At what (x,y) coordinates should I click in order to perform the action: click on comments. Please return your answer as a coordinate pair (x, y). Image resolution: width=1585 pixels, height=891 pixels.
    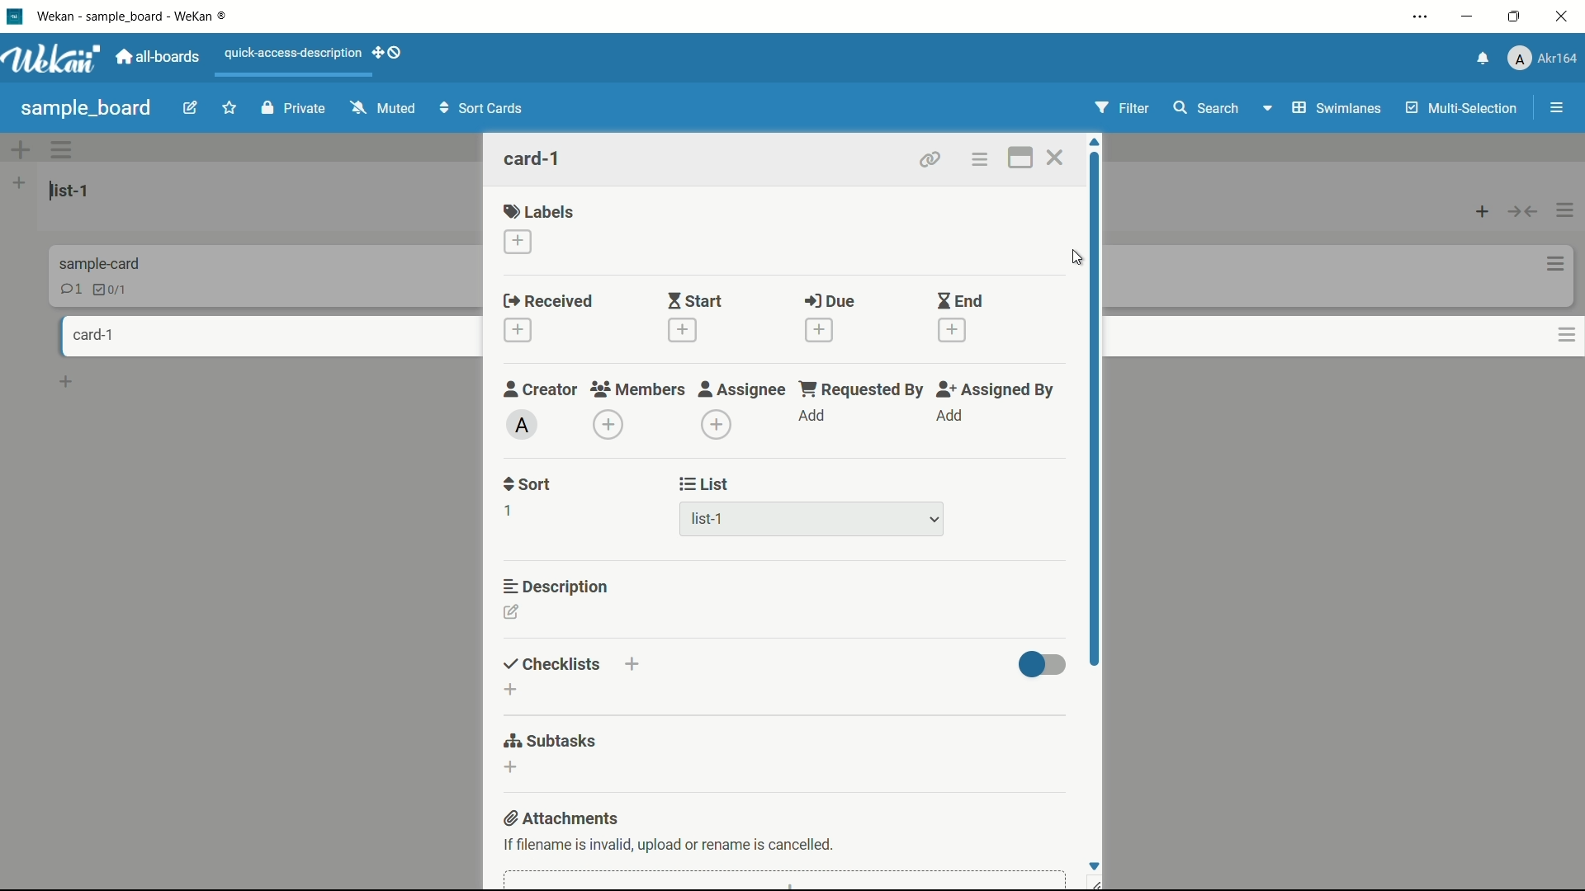
    Looking at the image, I should click on (70, 289).